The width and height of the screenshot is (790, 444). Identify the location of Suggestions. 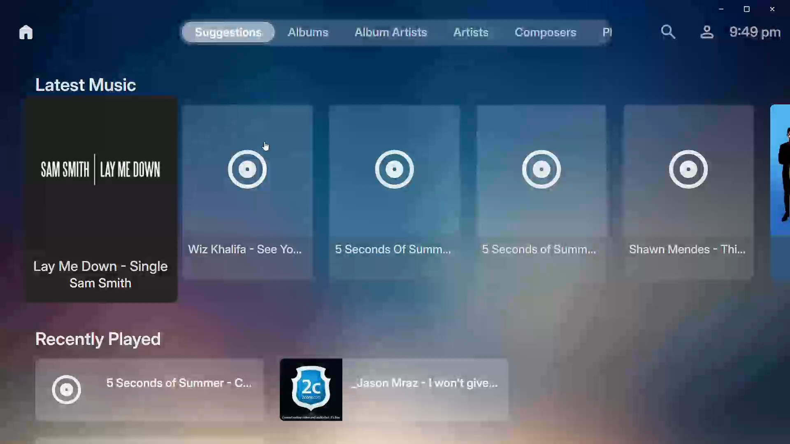
(226, 33).